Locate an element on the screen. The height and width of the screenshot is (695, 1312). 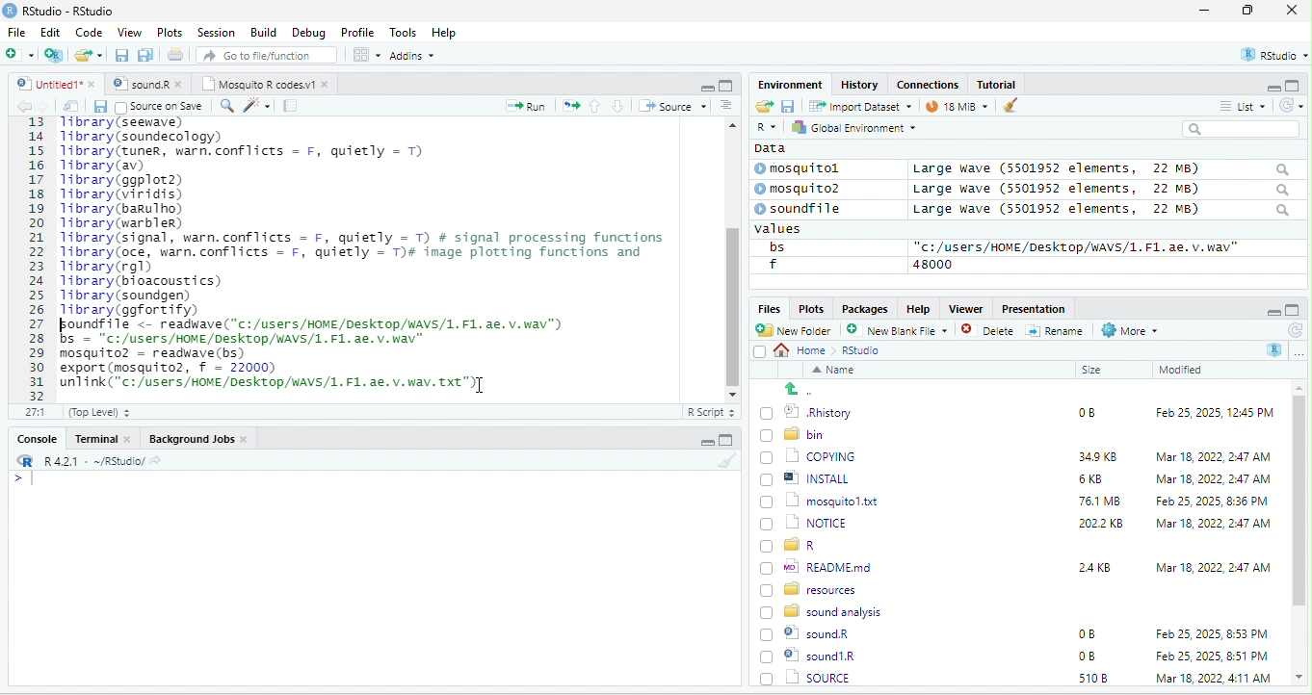
open is located at coordinates (763, 107).